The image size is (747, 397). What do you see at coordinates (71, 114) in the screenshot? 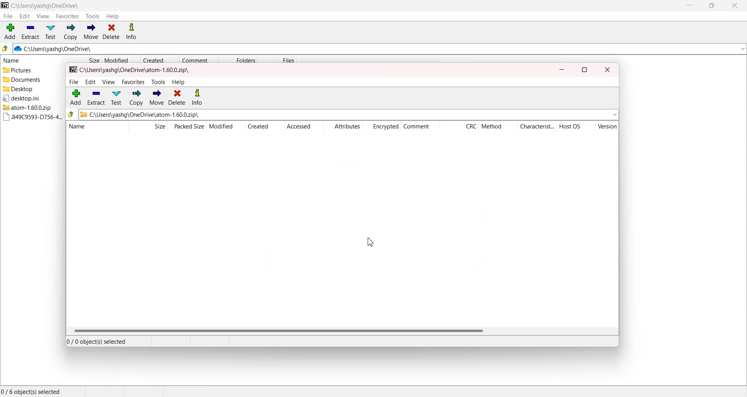
I see `back` at bounding box center [71, 114].